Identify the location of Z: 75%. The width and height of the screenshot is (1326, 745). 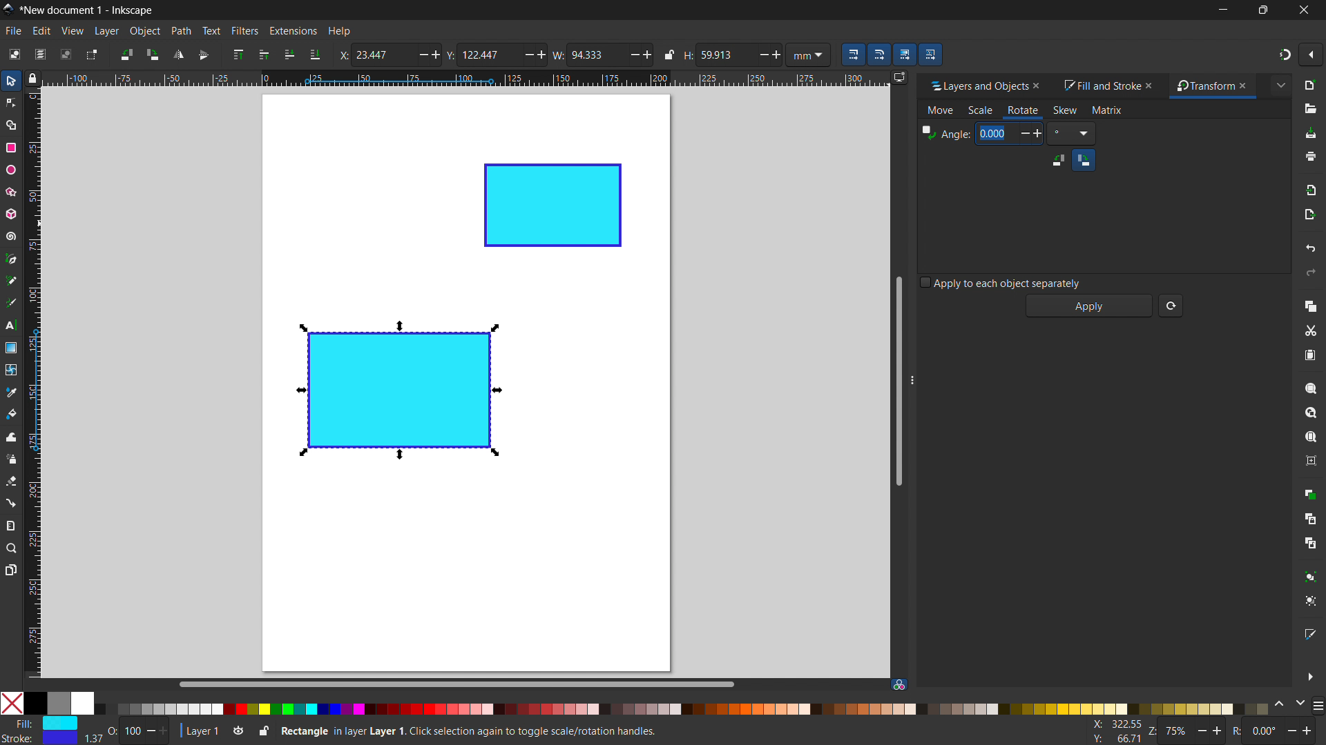
(1187, 733).